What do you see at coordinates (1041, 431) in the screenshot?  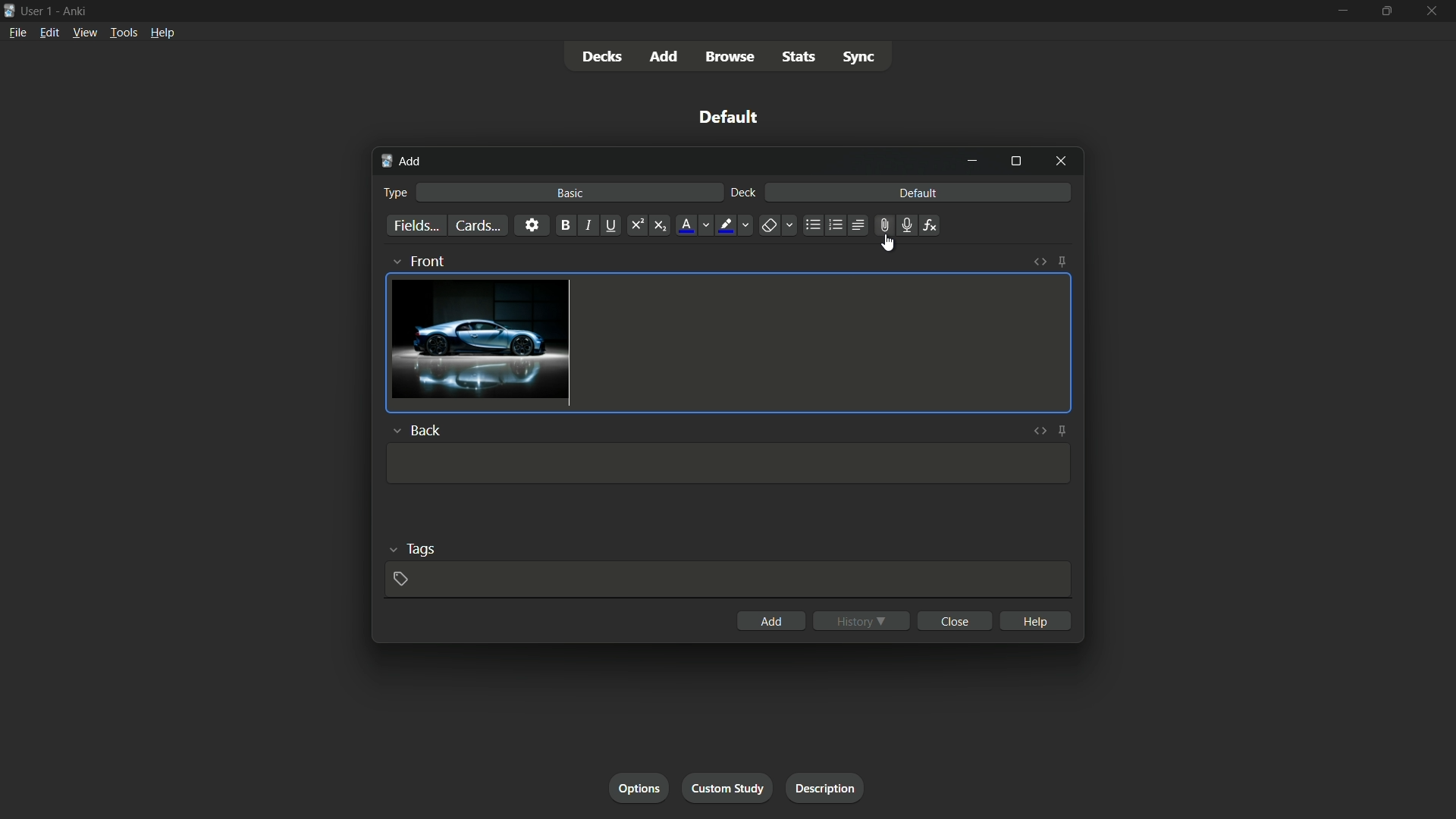 I see `toggle html editor` at bounding box center [1041, 431].